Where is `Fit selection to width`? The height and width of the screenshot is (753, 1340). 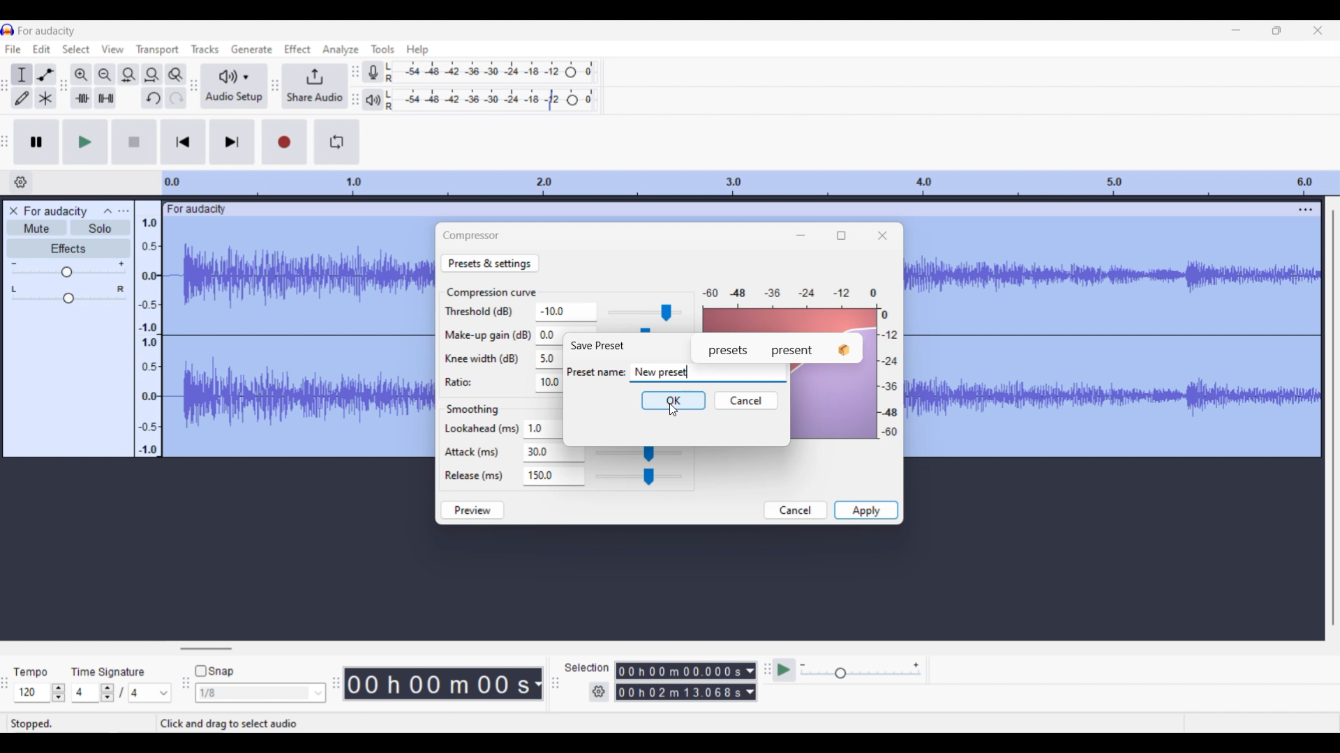 Fit selection to width is located at coordinates (129, 75).